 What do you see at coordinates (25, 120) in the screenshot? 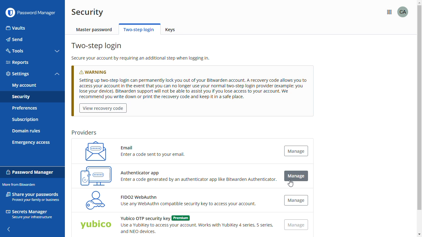
I see `subscription` at bounding box center [25, 120].